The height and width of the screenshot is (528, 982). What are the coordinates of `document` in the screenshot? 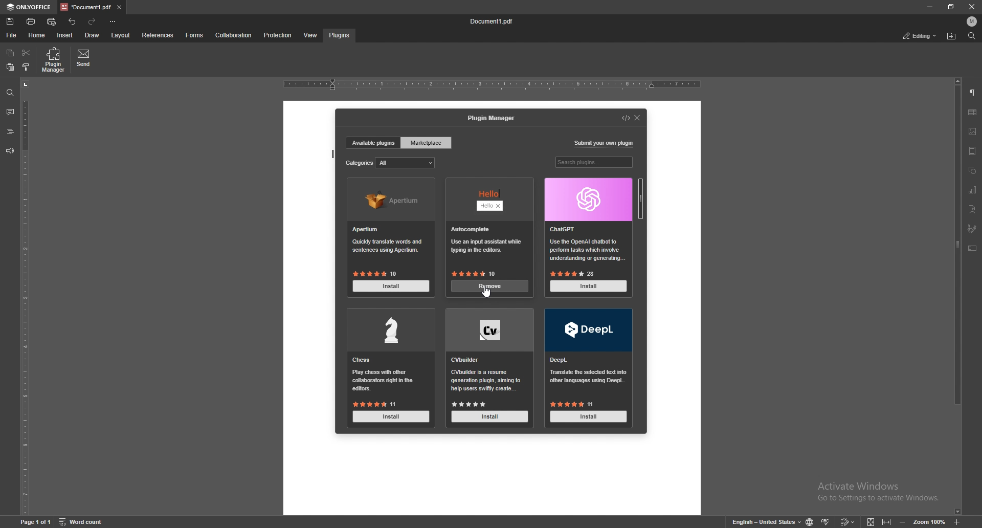 It's located at (491, 104).